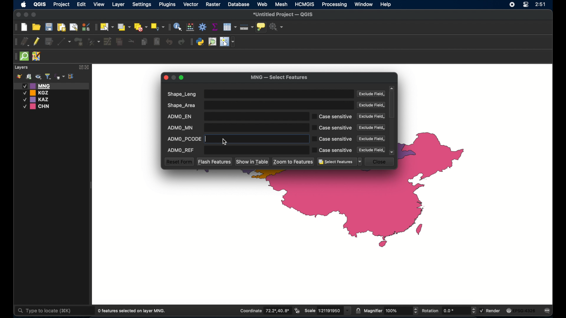 Image resolution: width=566 pixels, height=318 pixels. I want to click on switches mouse to configurable pointer, so click(227, 42).